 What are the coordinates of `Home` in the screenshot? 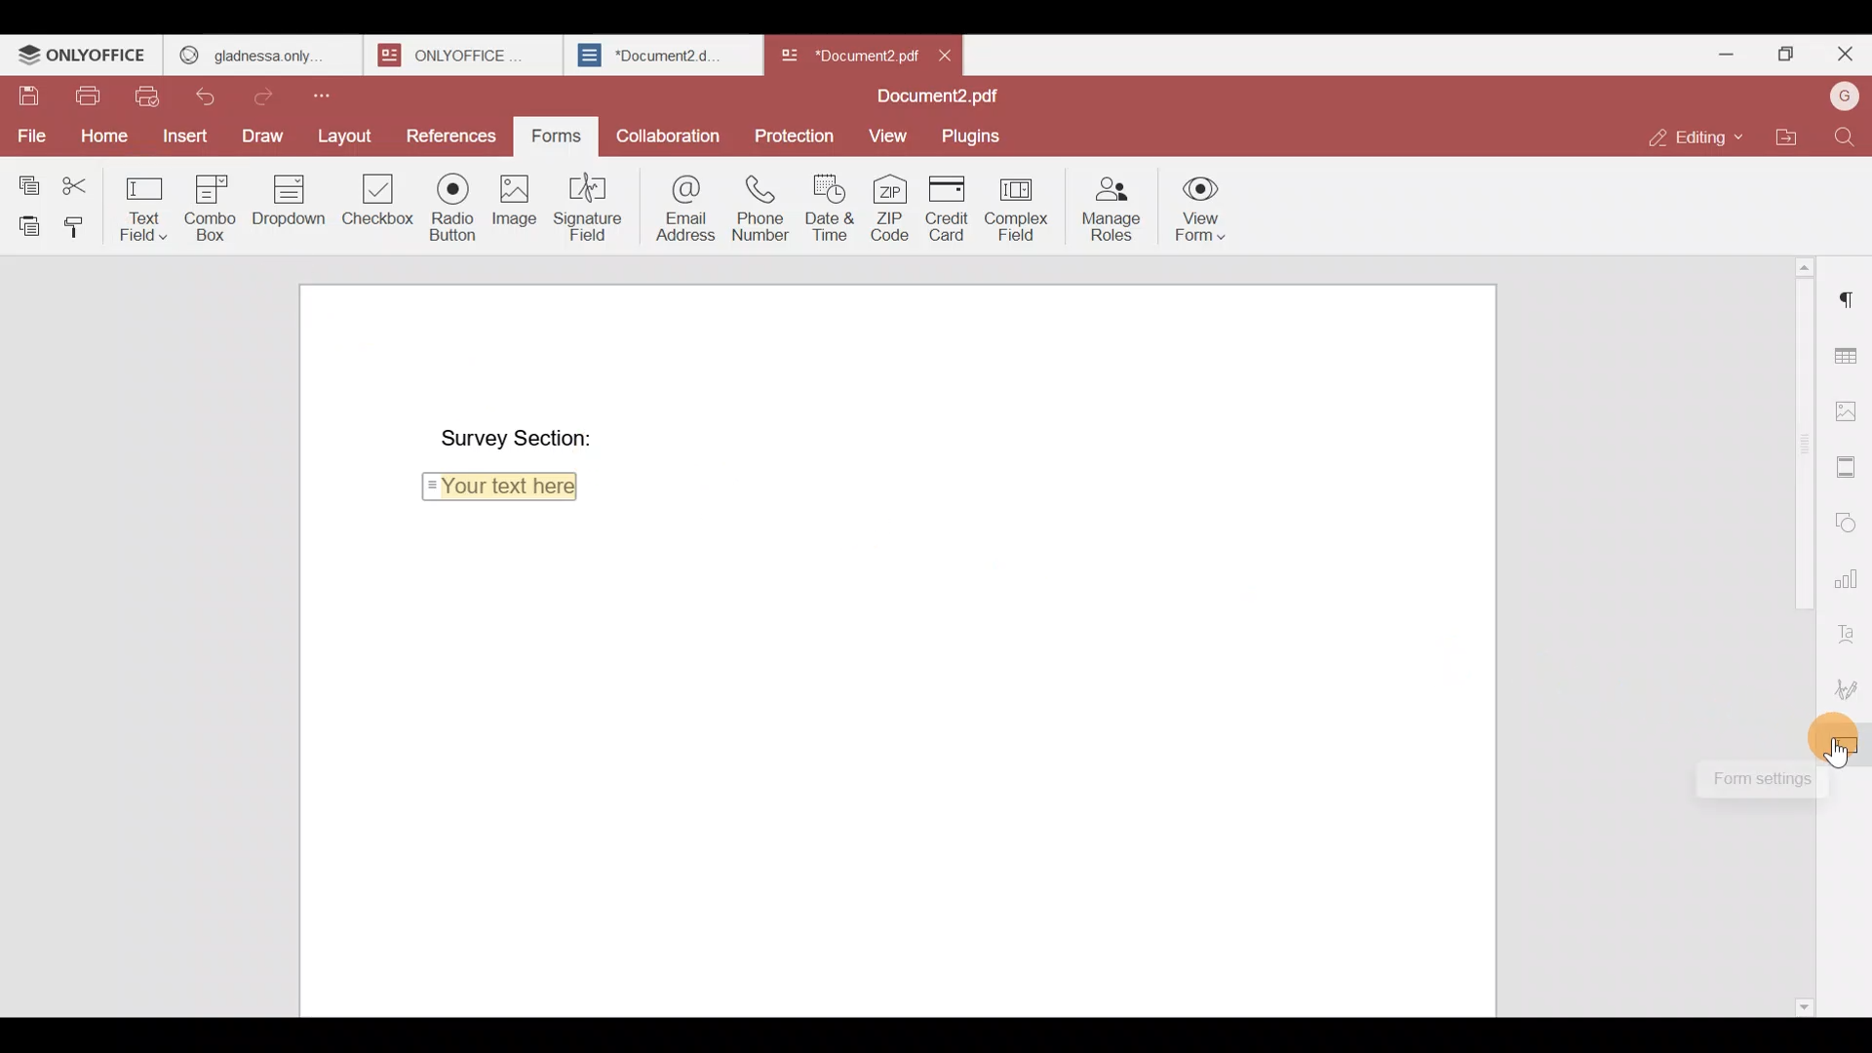 It's located at (101, 134).